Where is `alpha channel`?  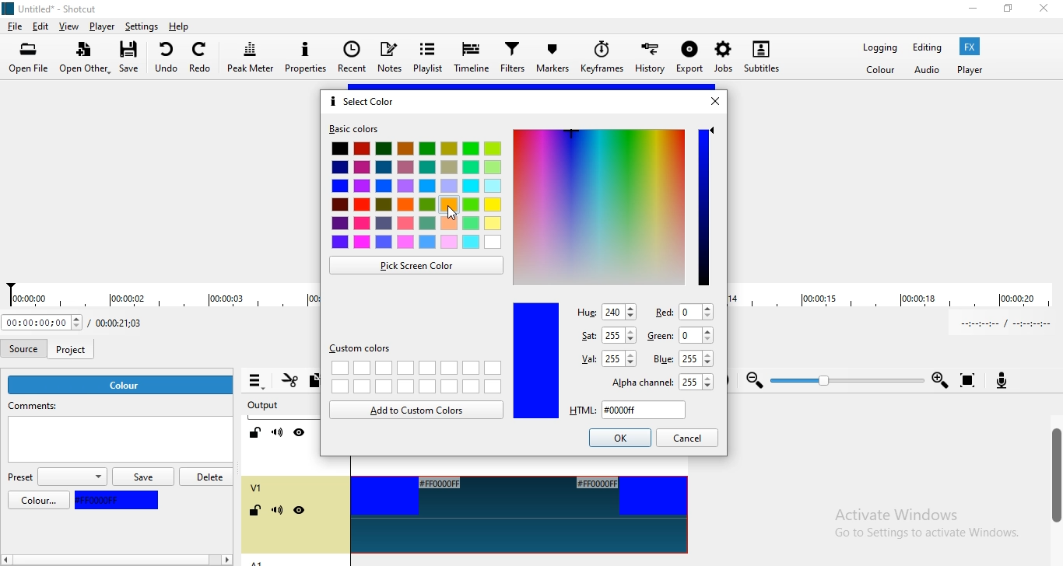
alpha channel is located at coordinates (655, 381).